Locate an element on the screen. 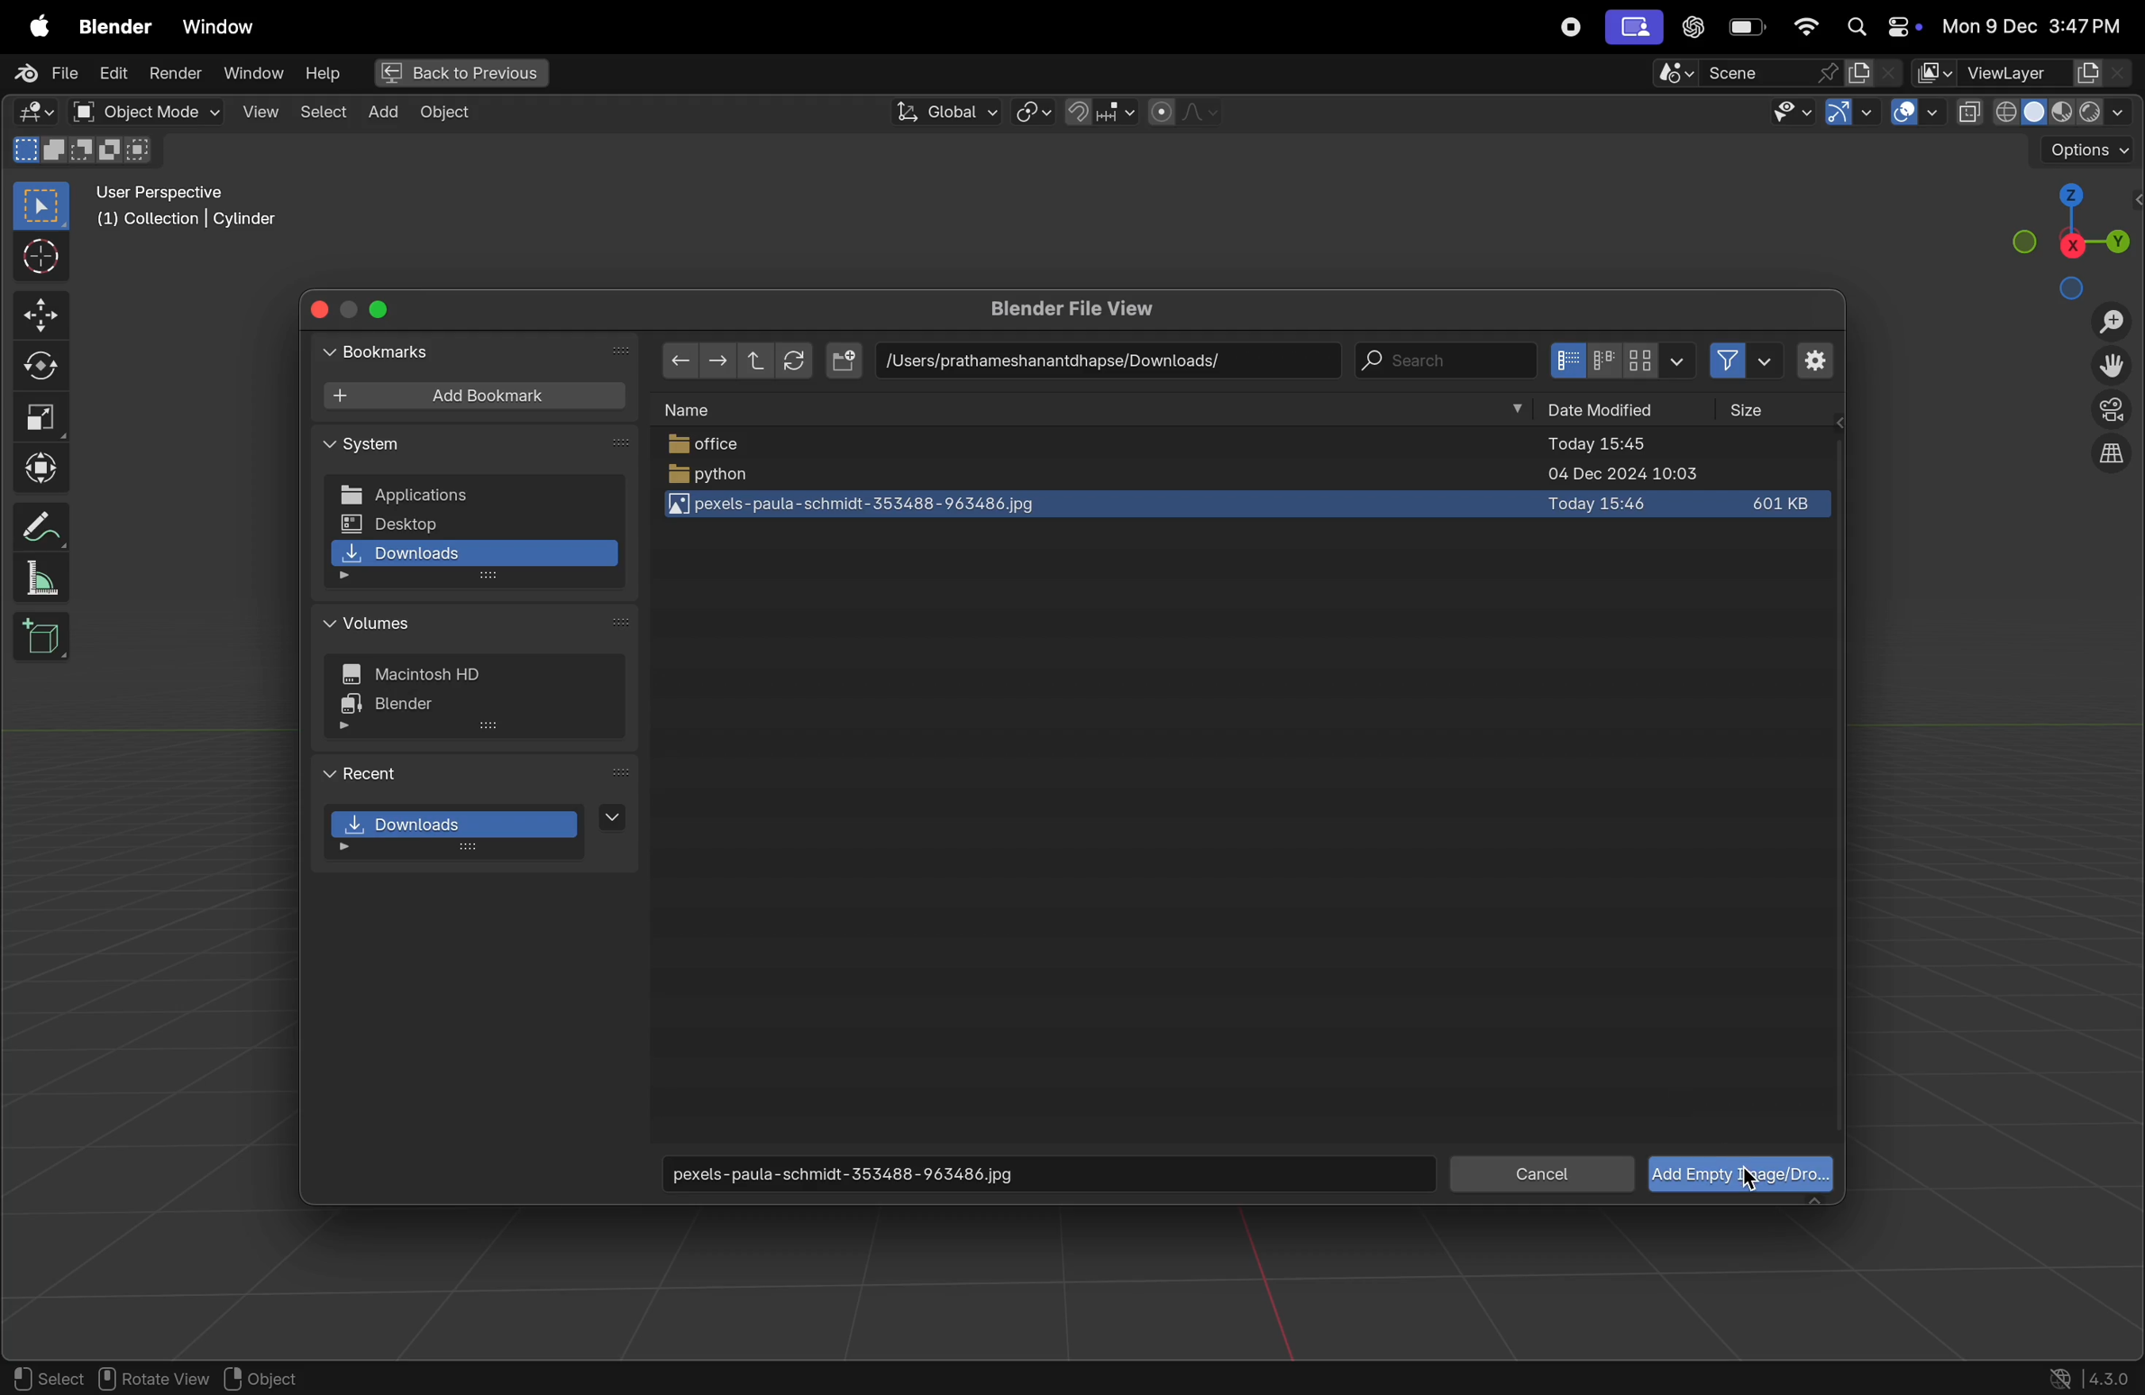  size is located at coordinates (1764, 411).